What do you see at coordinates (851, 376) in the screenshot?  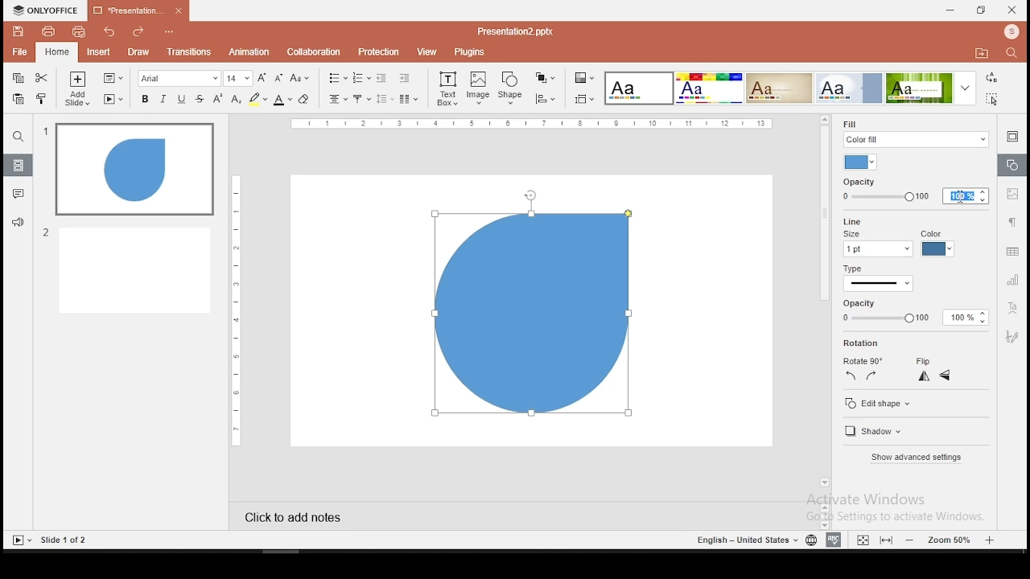 I see `left` at bounding box center [851, 376].